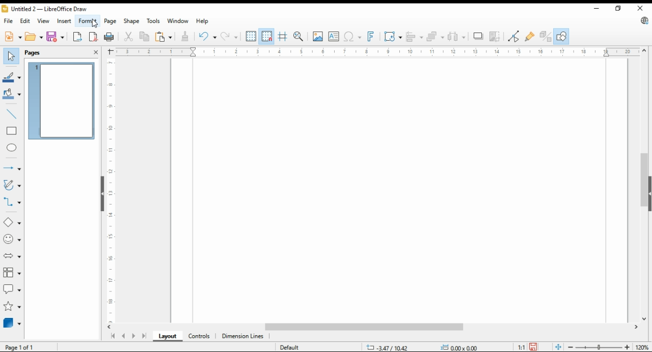 Image resolution: width=652 pixels, height=352 pixels. What do you see at coordinates (13, 222) in the screenshot?
I see `simple shapes` at bounding box center [13, 222].